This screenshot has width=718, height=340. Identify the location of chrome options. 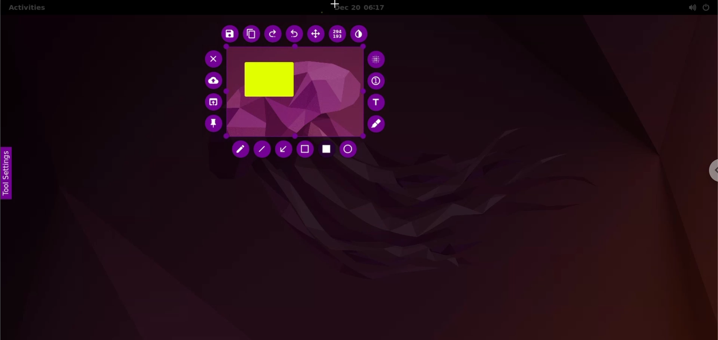
(712, 170).